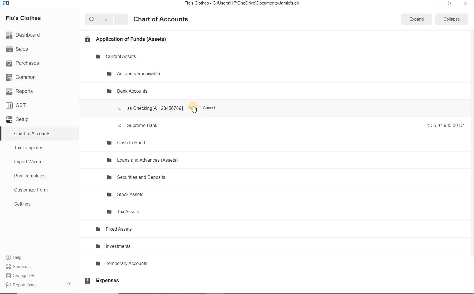 This screenshot has width=474, height=294. What do you see at coordinates (125, 246) in the screenshot?
I see `Investments` at bounding box center [125, 246].